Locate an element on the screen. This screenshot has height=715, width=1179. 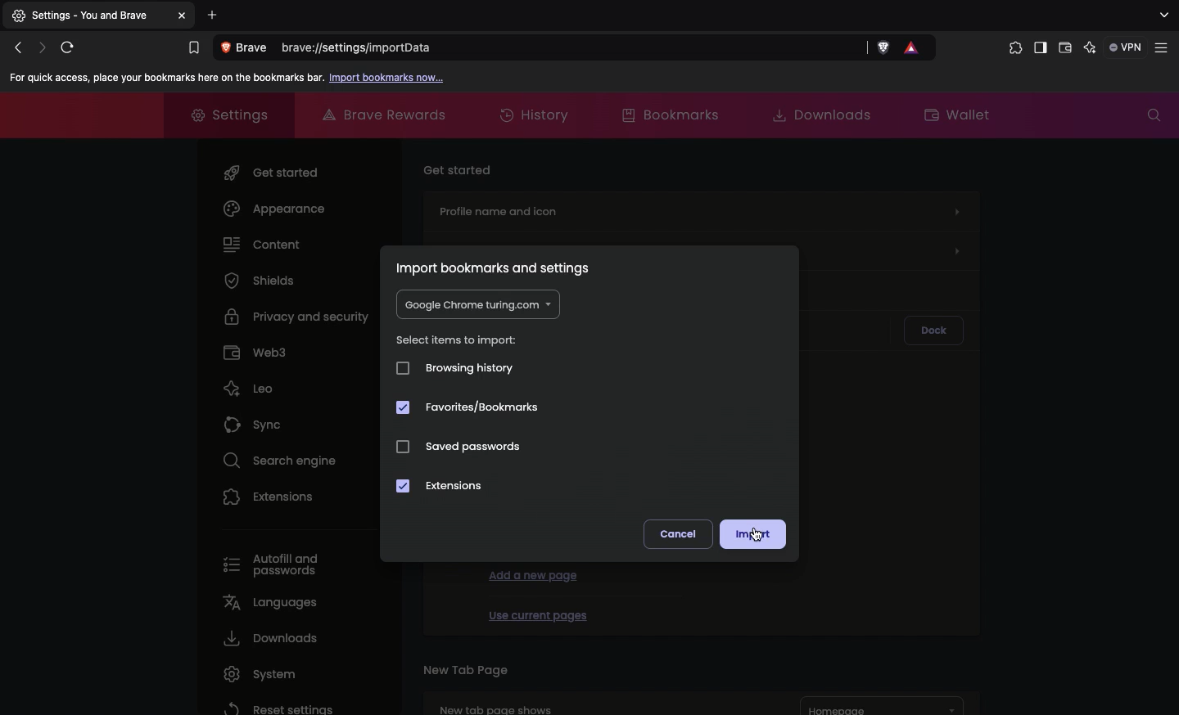
Google chrome turing.com is located at coordinates (477, 305).